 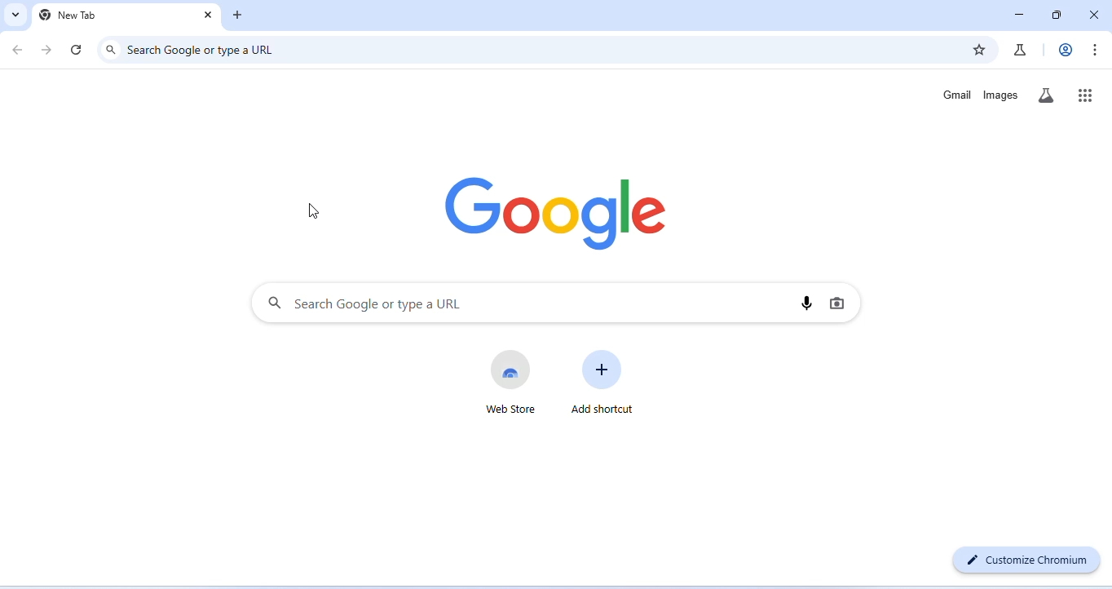 What do you see at coordinates (368, 303) in the screenshot?
I see `search google or type a URL` at bounding box center [368, 303].